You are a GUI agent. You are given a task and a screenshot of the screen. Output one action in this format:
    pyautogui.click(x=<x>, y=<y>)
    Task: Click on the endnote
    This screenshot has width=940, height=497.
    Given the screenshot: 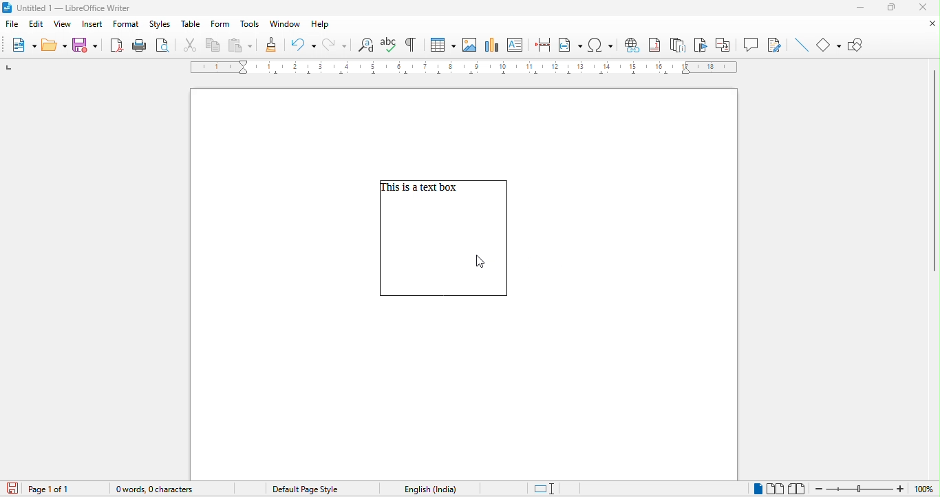 What is the action you would take?
    pyautogui.click(x=679, y=44)
    